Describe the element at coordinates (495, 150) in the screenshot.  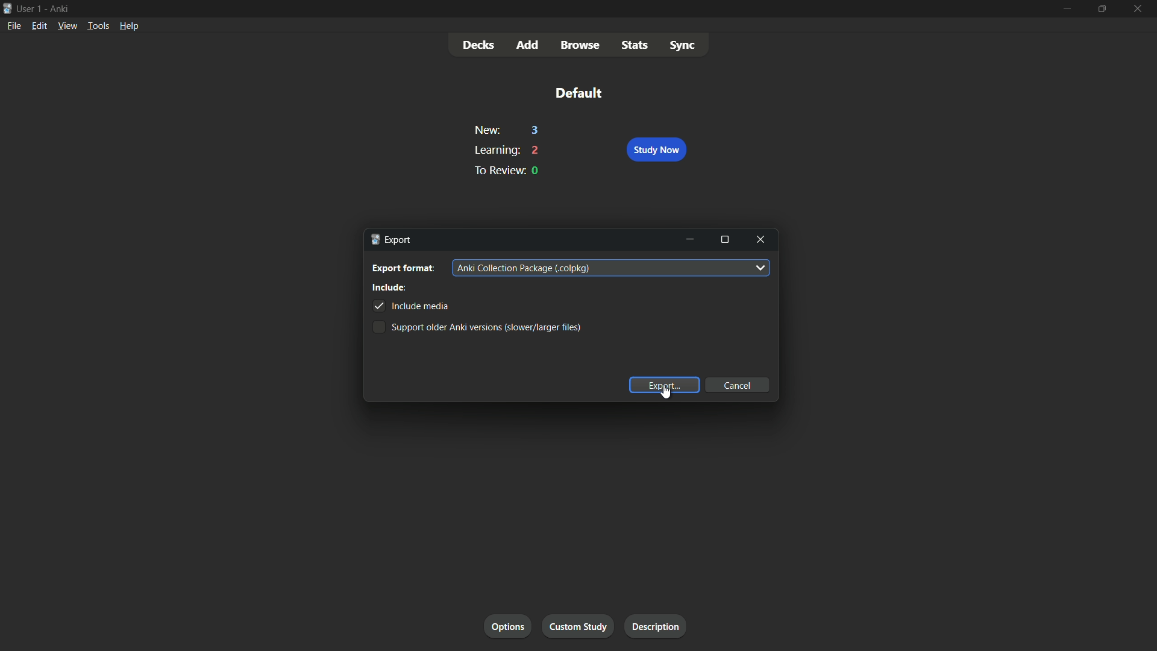
I see `learning` at that location.